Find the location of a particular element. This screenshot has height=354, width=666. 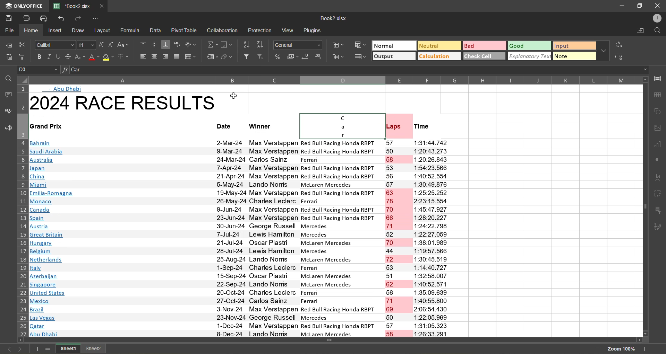

summation is located at coordinates (212, 45).